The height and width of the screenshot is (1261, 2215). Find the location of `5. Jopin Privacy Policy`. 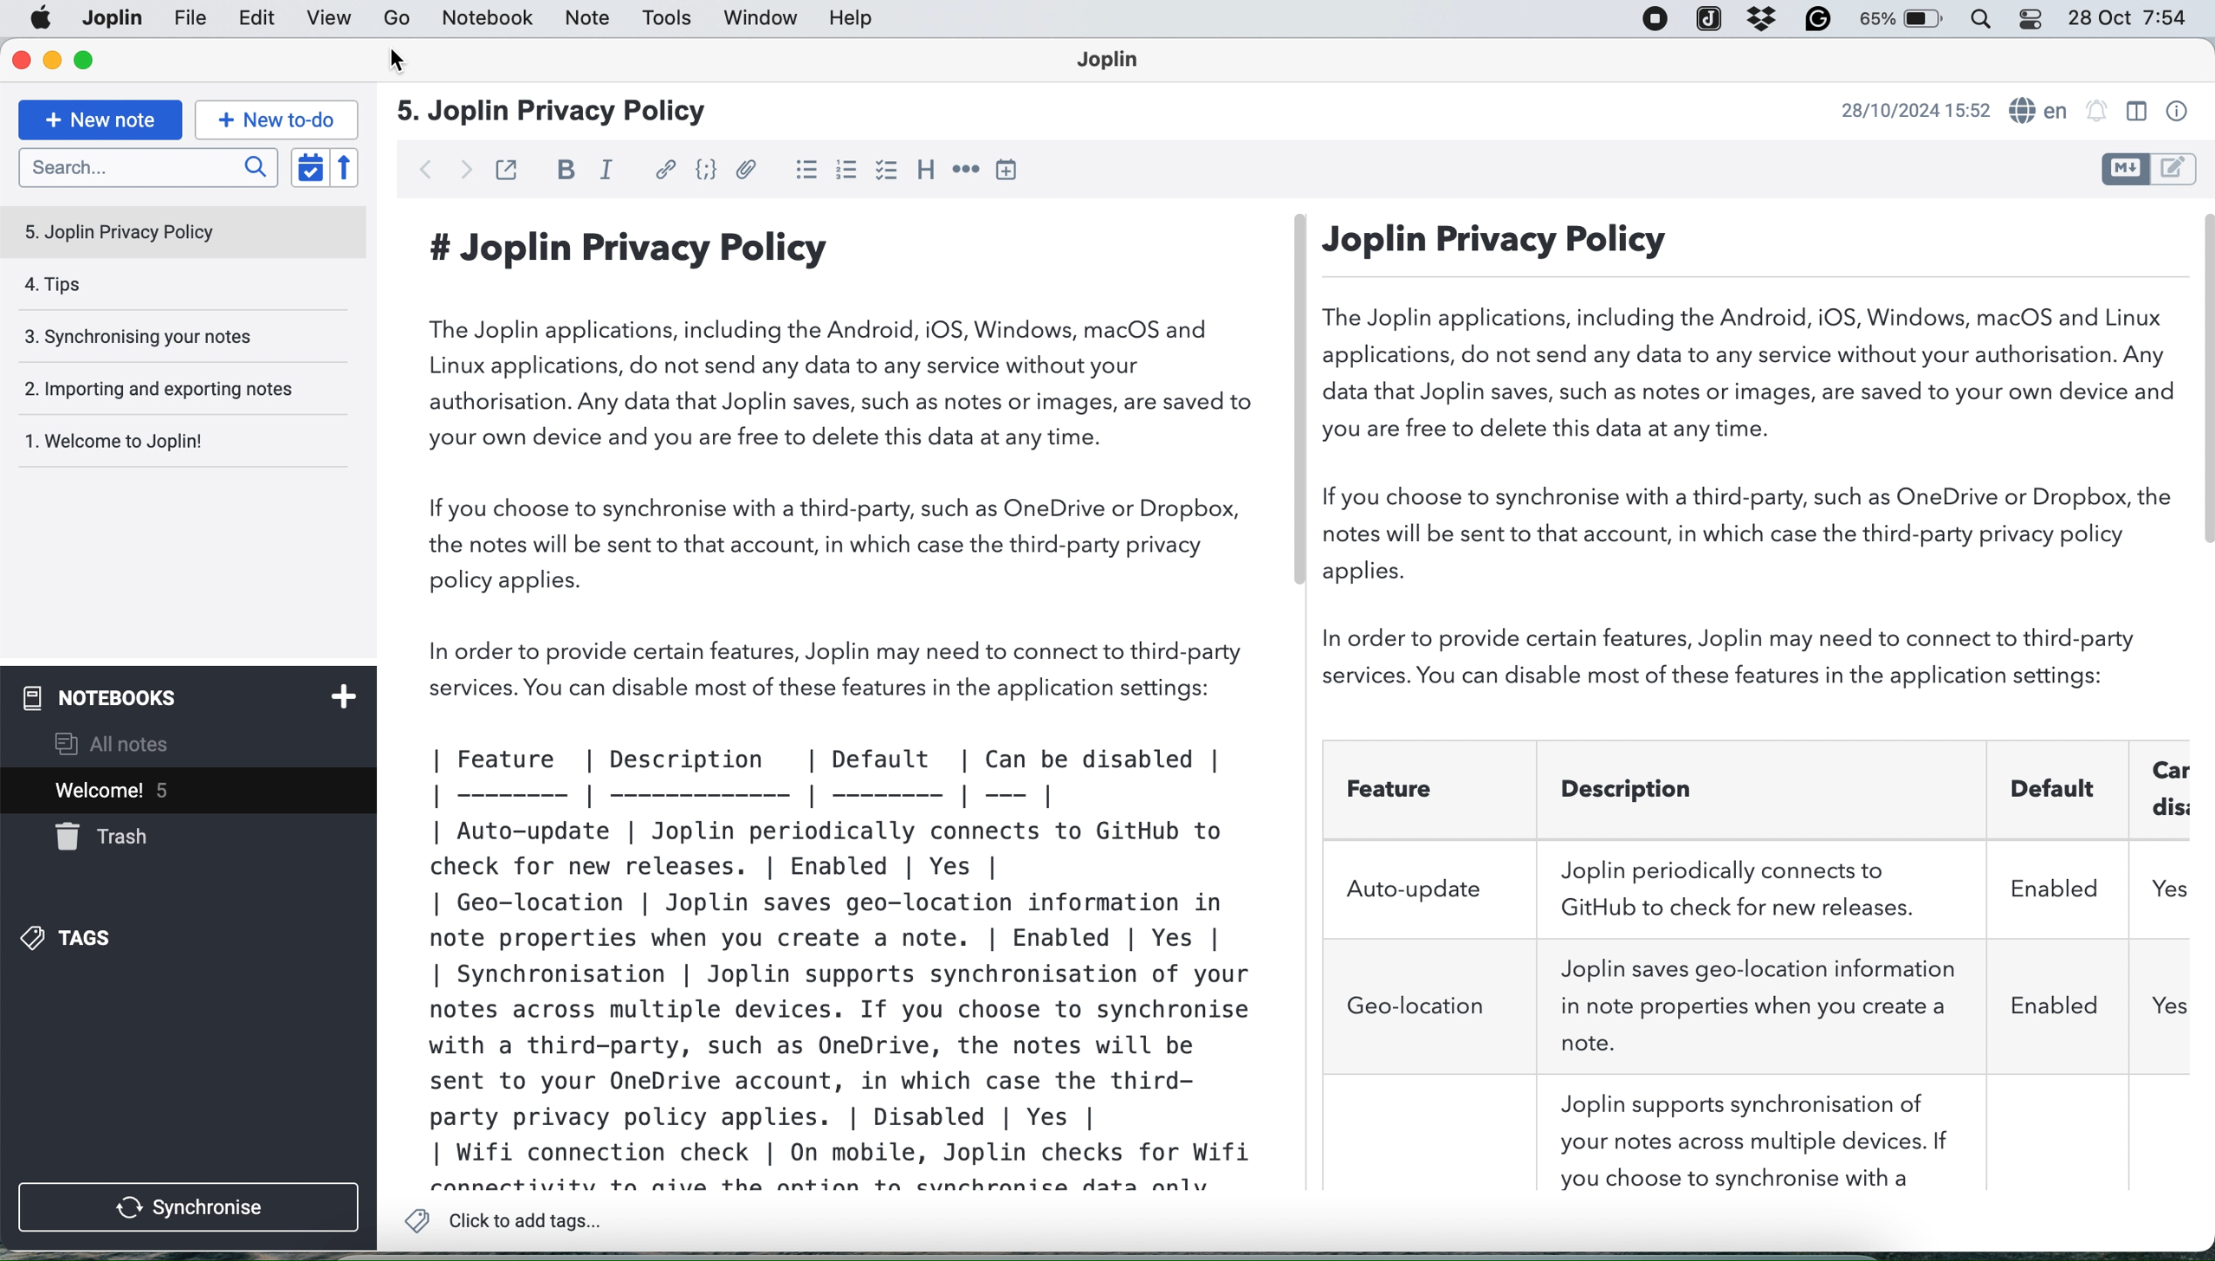

5. Jopin Privacy Policy is located at coordinates (178, 230).